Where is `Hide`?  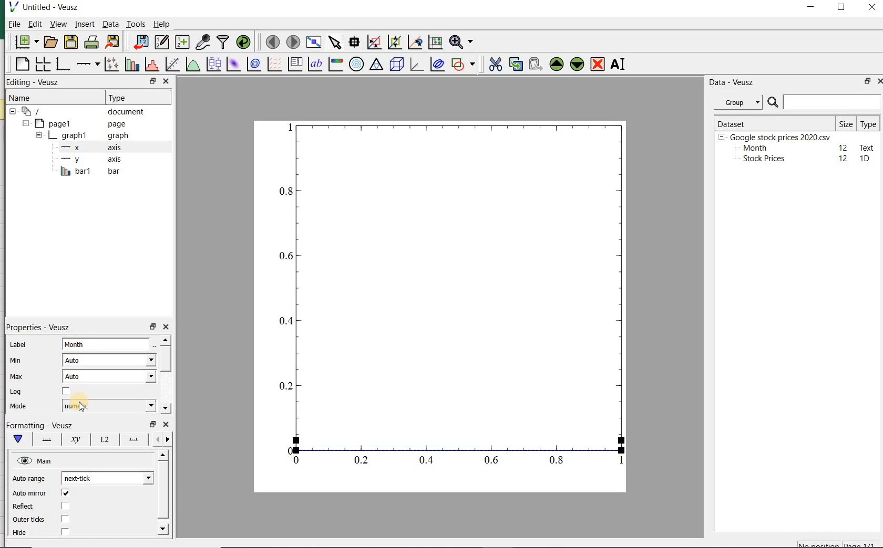 Hide is located at coordinates (22, 535).